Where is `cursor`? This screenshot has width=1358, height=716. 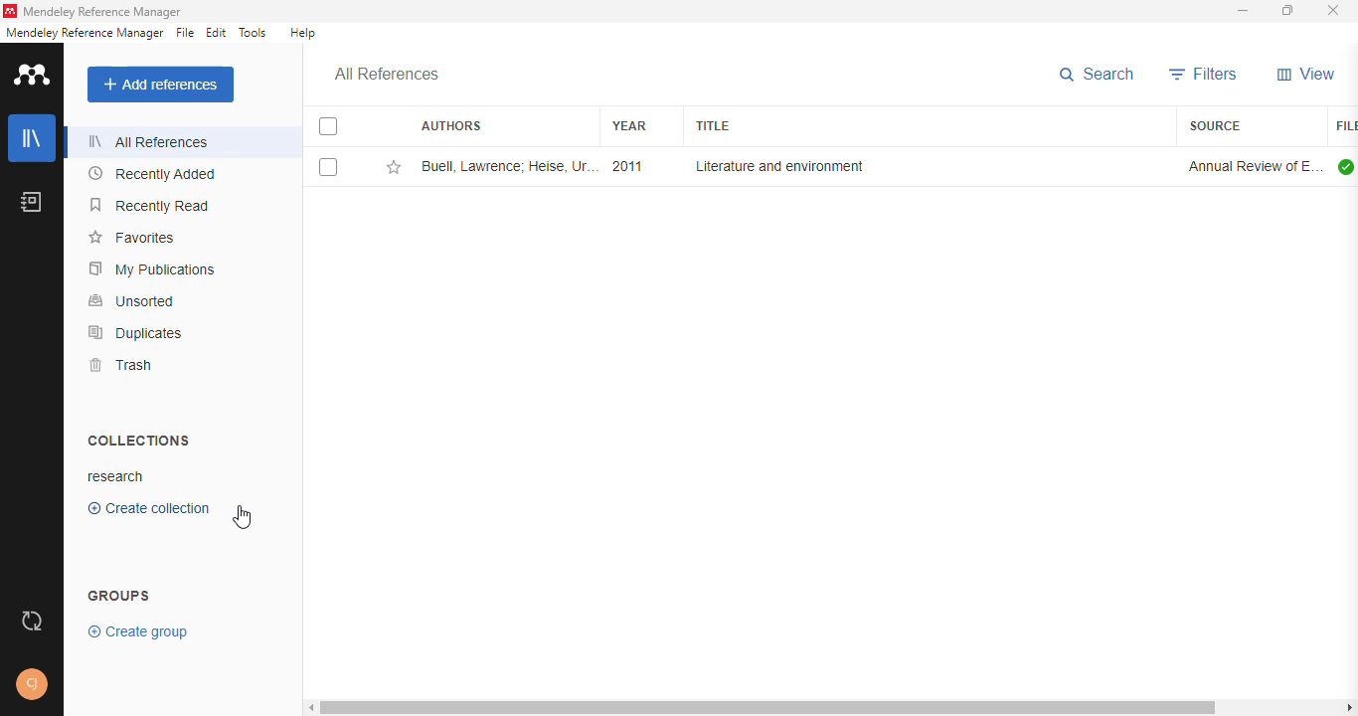 cursor is located at coordinates (243, 517).